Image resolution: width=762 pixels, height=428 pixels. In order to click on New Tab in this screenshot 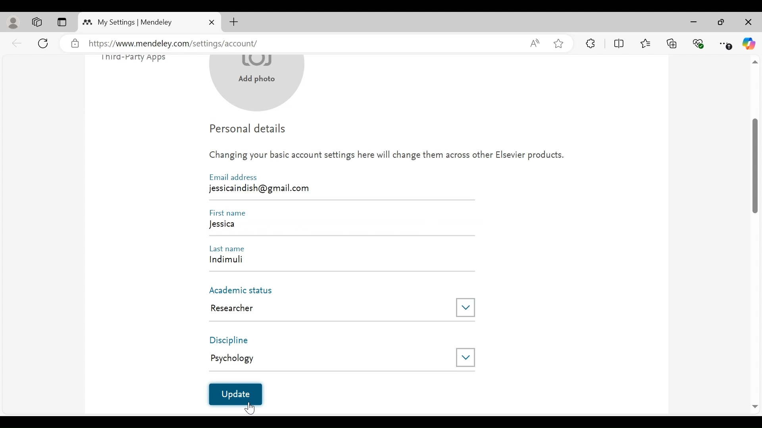, I will do `click(234, 22)`.